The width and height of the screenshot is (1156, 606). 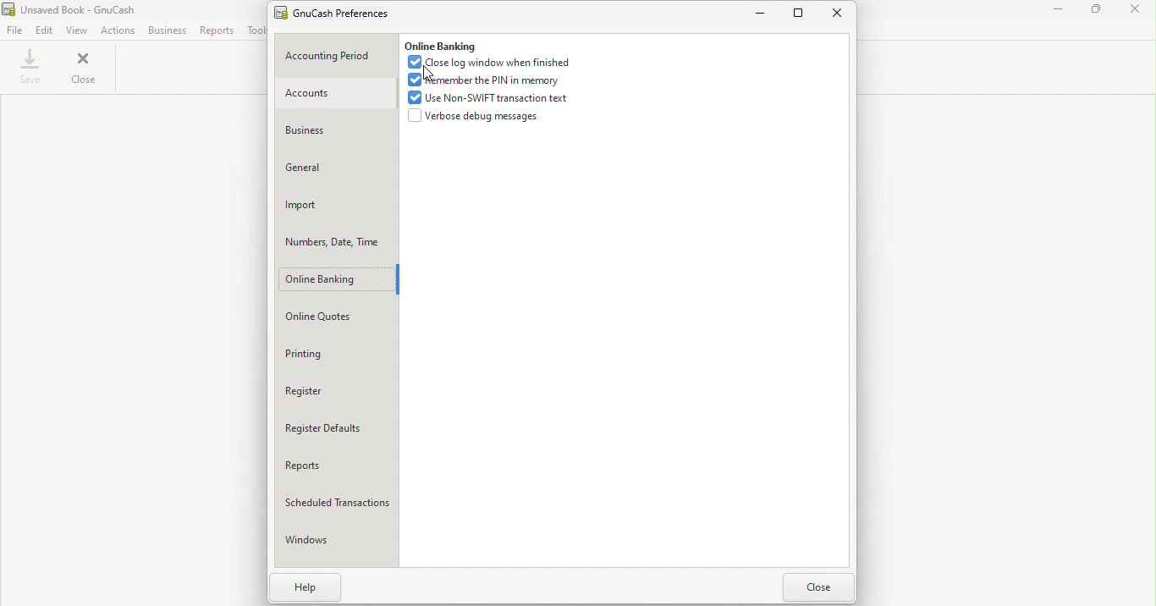 What do you see at coordinates (336, 281) in the screenshot?
I see `Online banking` at bounding box center [336, 281].